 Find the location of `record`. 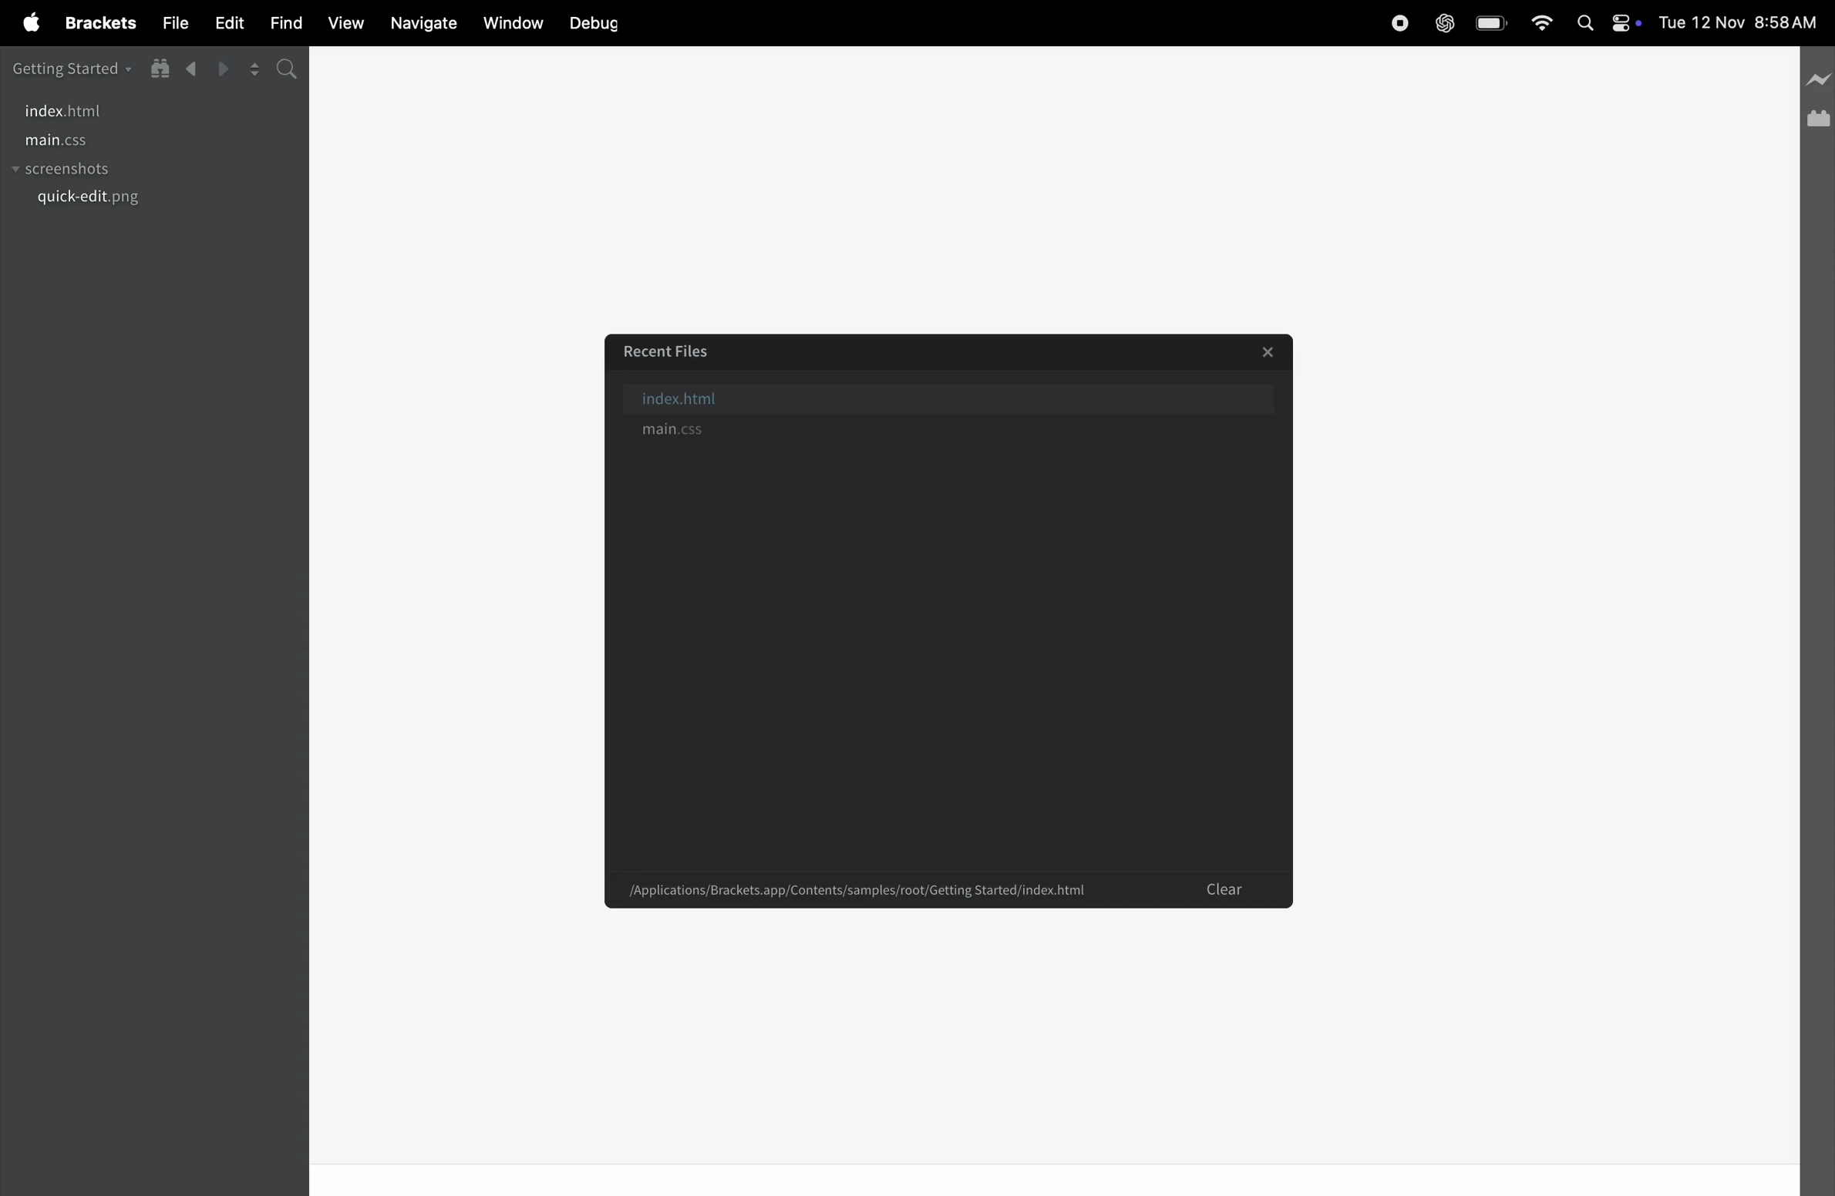

record is located at coordinates (1394, 24).